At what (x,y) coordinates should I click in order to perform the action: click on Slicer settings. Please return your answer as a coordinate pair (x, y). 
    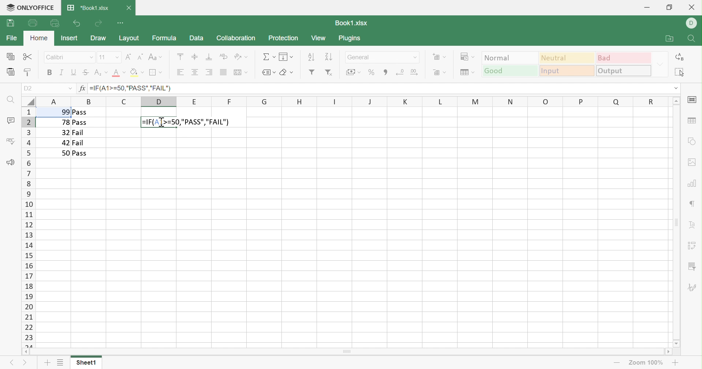
    Looking at the image, I should click on (693, 267).